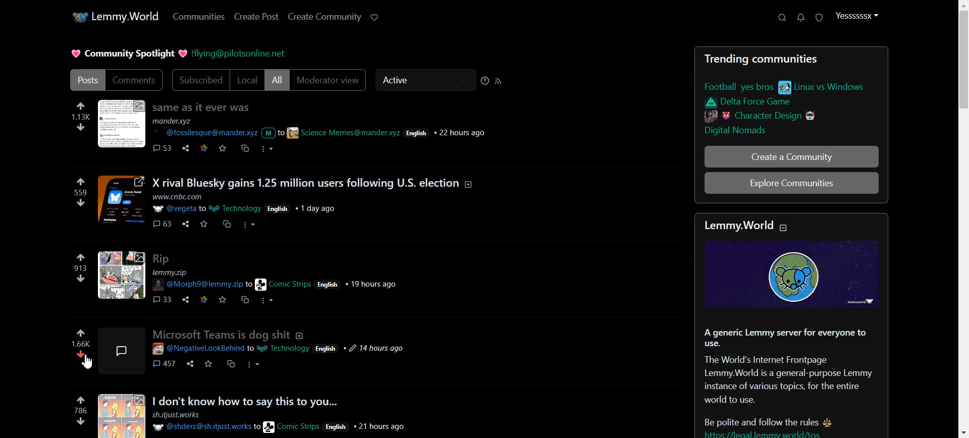 This screenshot has width=969, height=438. I want to click on more, so click(266, 149).